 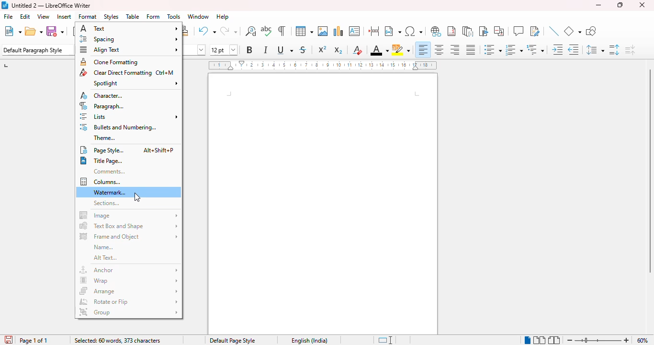 What do you see at coordinates (373, 31) in the screenshot?
I see `insert page break` at bounding box center [373, 31].